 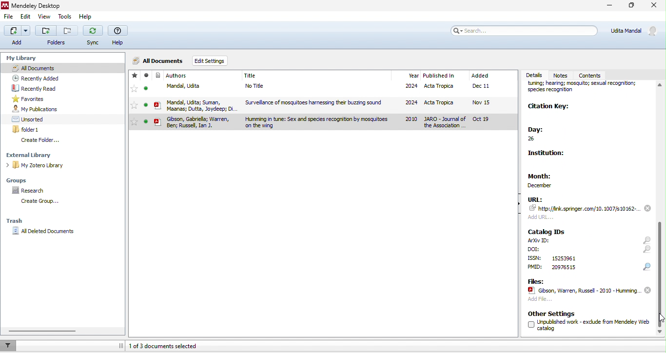 What do you see at coordinates (89, 18) in the screenshot?
I see `help` at bounding box center [89, 18].